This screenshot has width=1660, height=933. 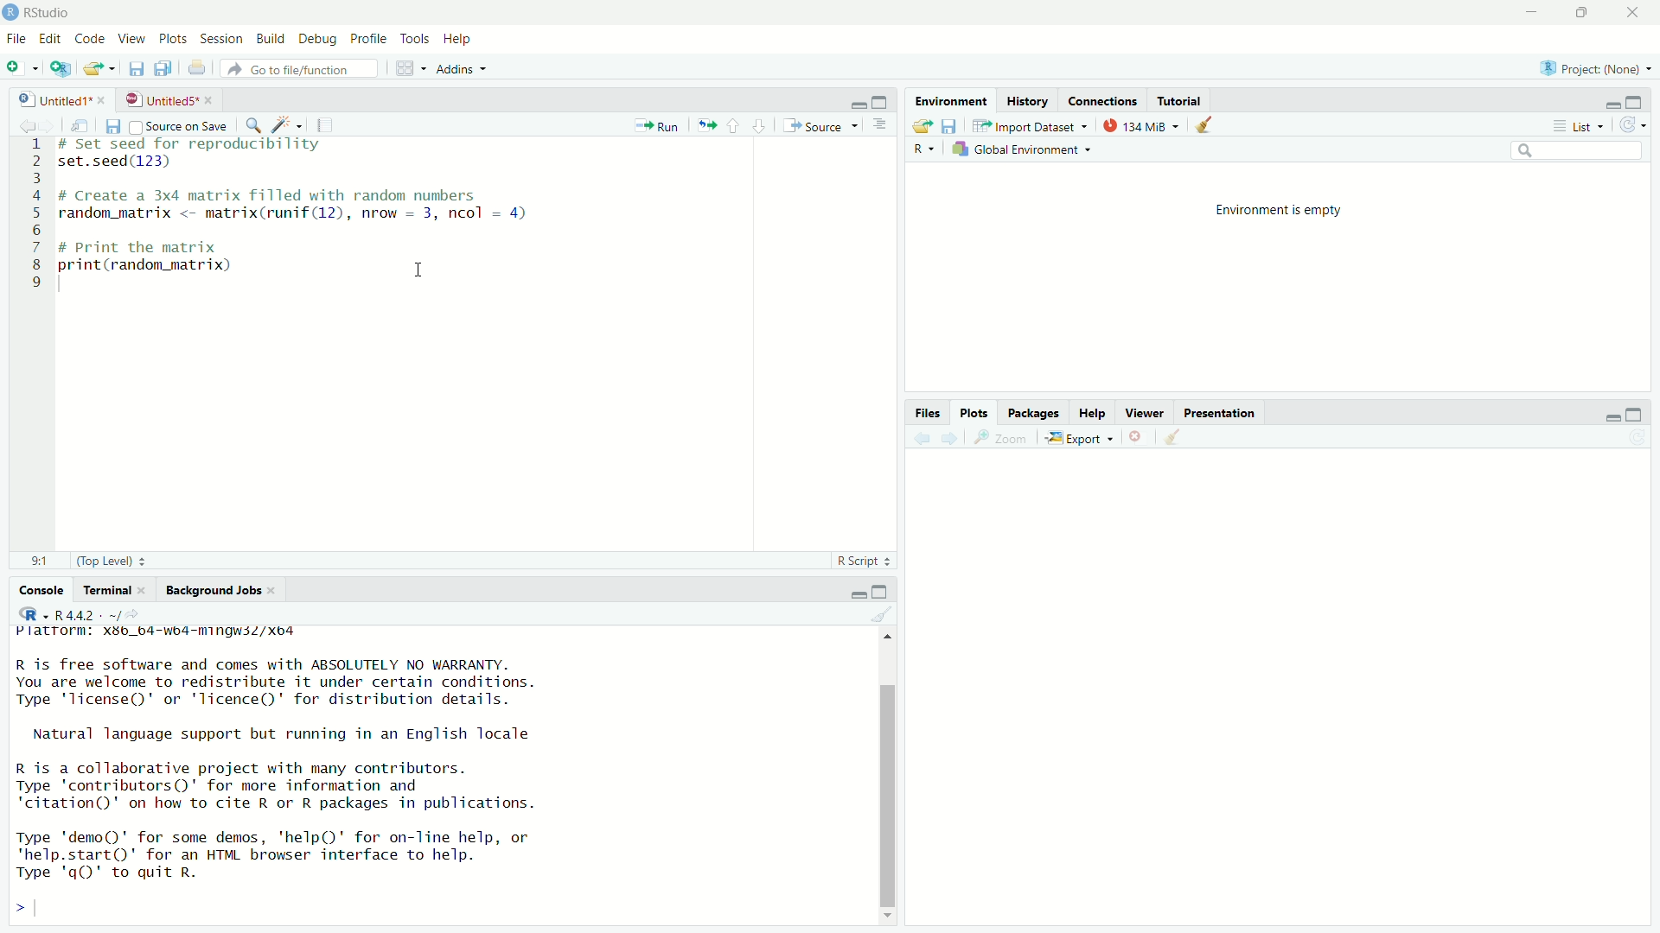 What do you see at coordinates (197, 67) in the screenshot?
I see `print` at bounding box center [197, 67].